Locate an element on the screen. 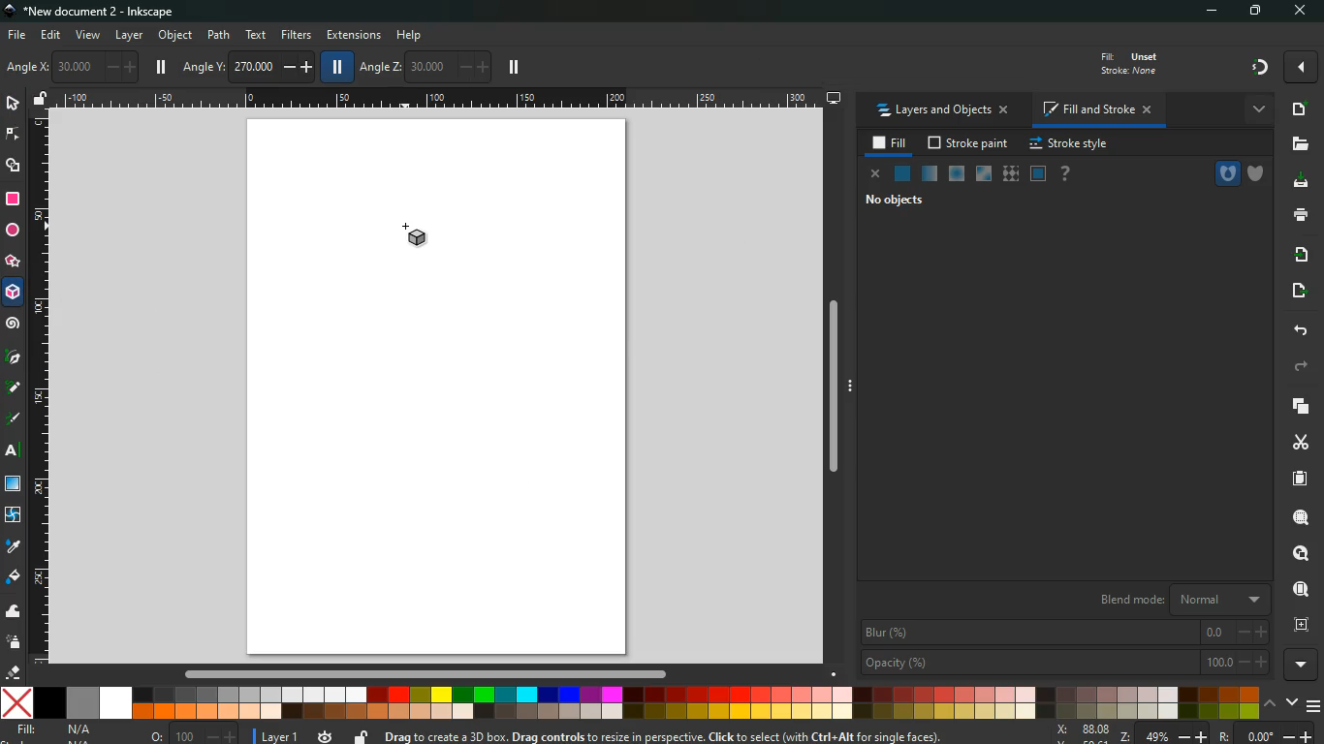  send is located at coordinates (1294, 292).